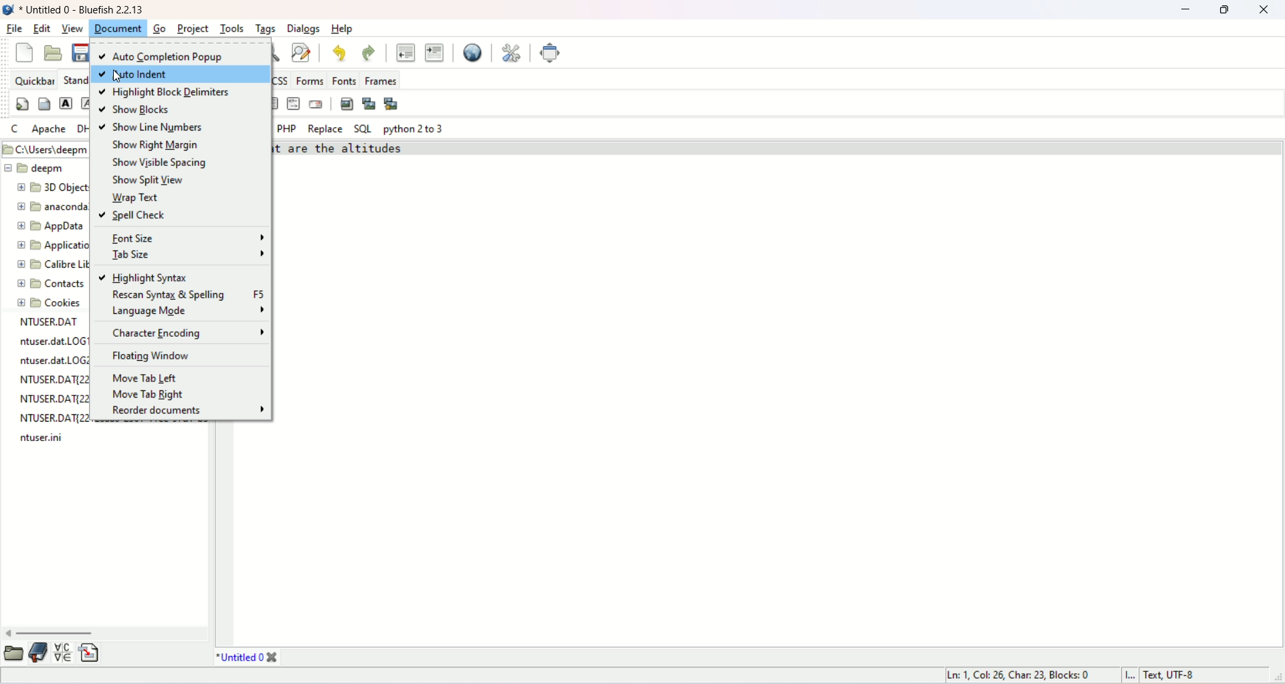 The width and height of the screenshot is (1285, 684). What do you see at coordinates (324, 129) in the screenshot?
I see `replace` at bounding box center [324, 129].